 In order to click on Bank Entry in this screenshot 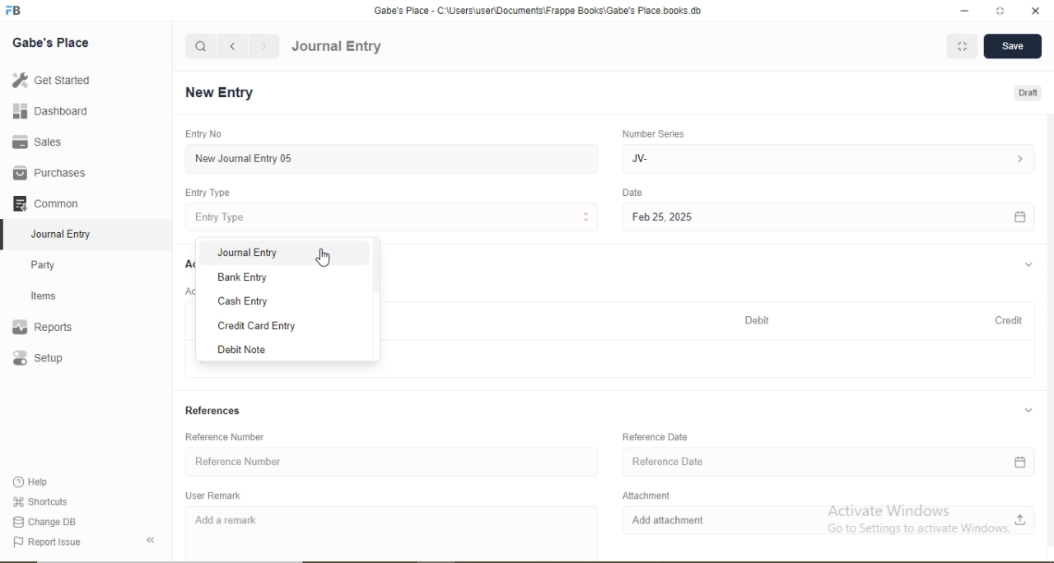, I will do `click(279, 277)`.